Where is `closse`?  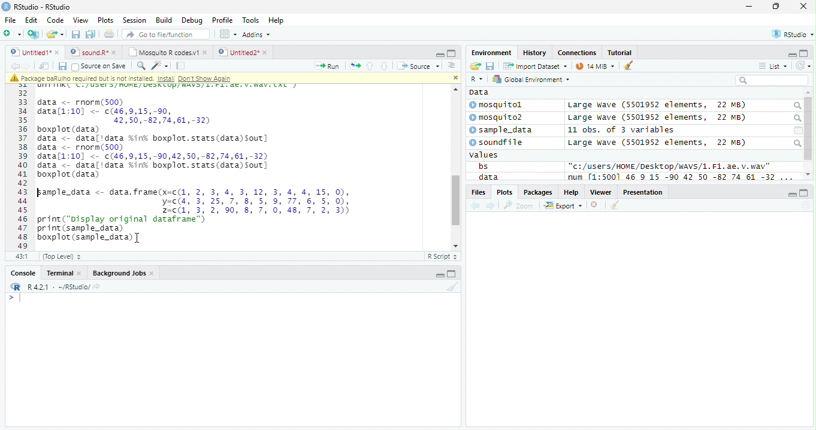
closse is located at coordinates (804, 6).